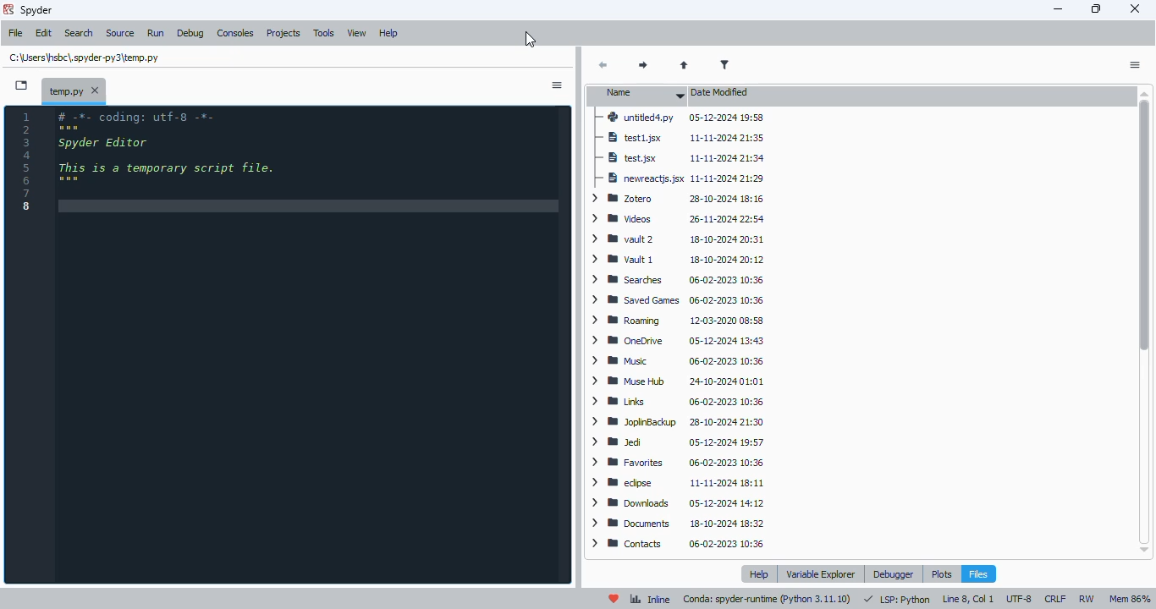  Describe the element at coordinates (643, 66) in the screenshot. I see `next` at that location.